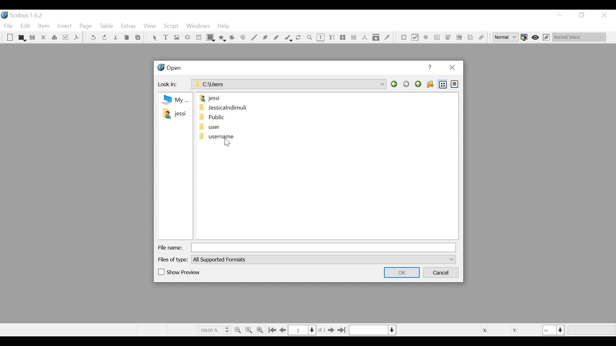 The image size is (616, 346). What do you see at coordinates (238, 329) in the screenshot?
I see `Zoom out` at bounding box center [238, 329].